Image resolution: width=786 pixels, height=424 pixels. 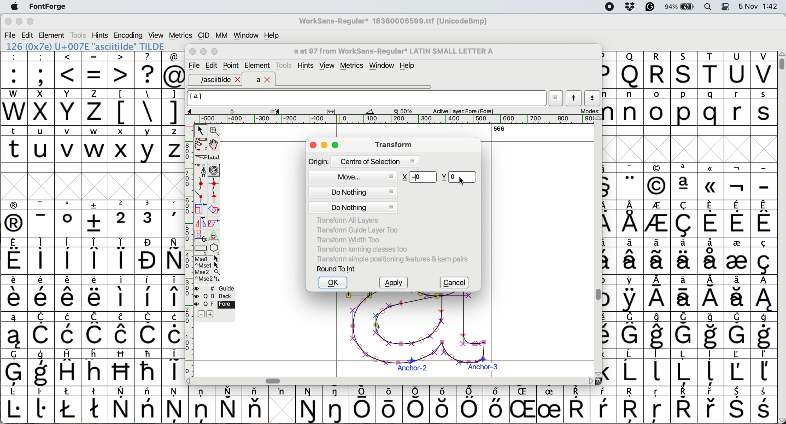 What do you see at coordinates (70, 367) in the screenshot?
I see `symbol` at bounding box center [70, 367].